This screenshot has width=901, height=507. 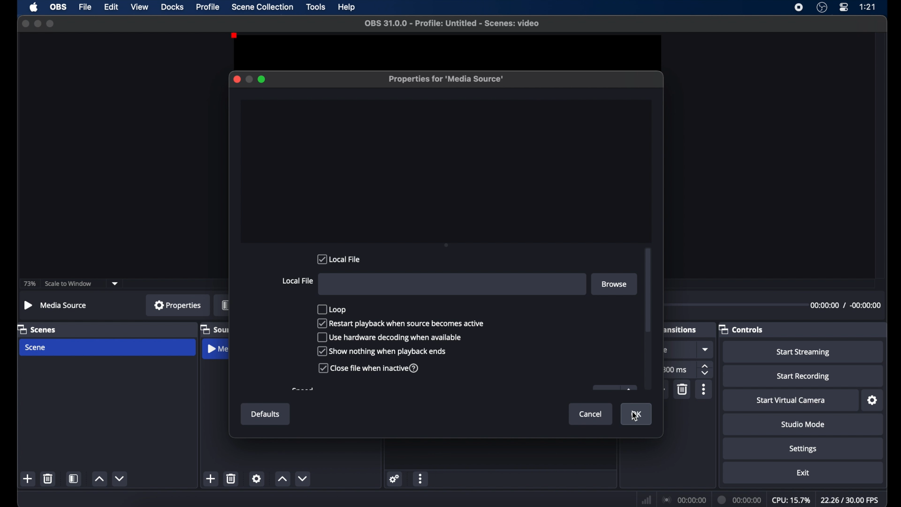 What do you see at coordinates (636, 418) in the screenshot?
I see `cursor` at bounding box center [636, 418].